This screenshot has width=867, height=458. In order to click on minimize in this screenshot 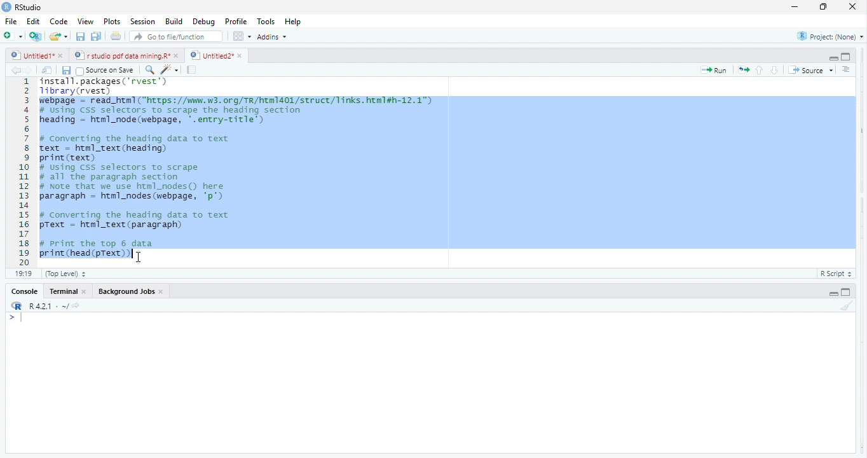, I will do `click(821, 8)`.